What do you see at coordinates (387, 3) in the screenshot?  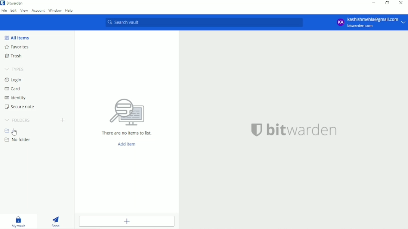 I see `Restore down` at bounding box center [387, 3].